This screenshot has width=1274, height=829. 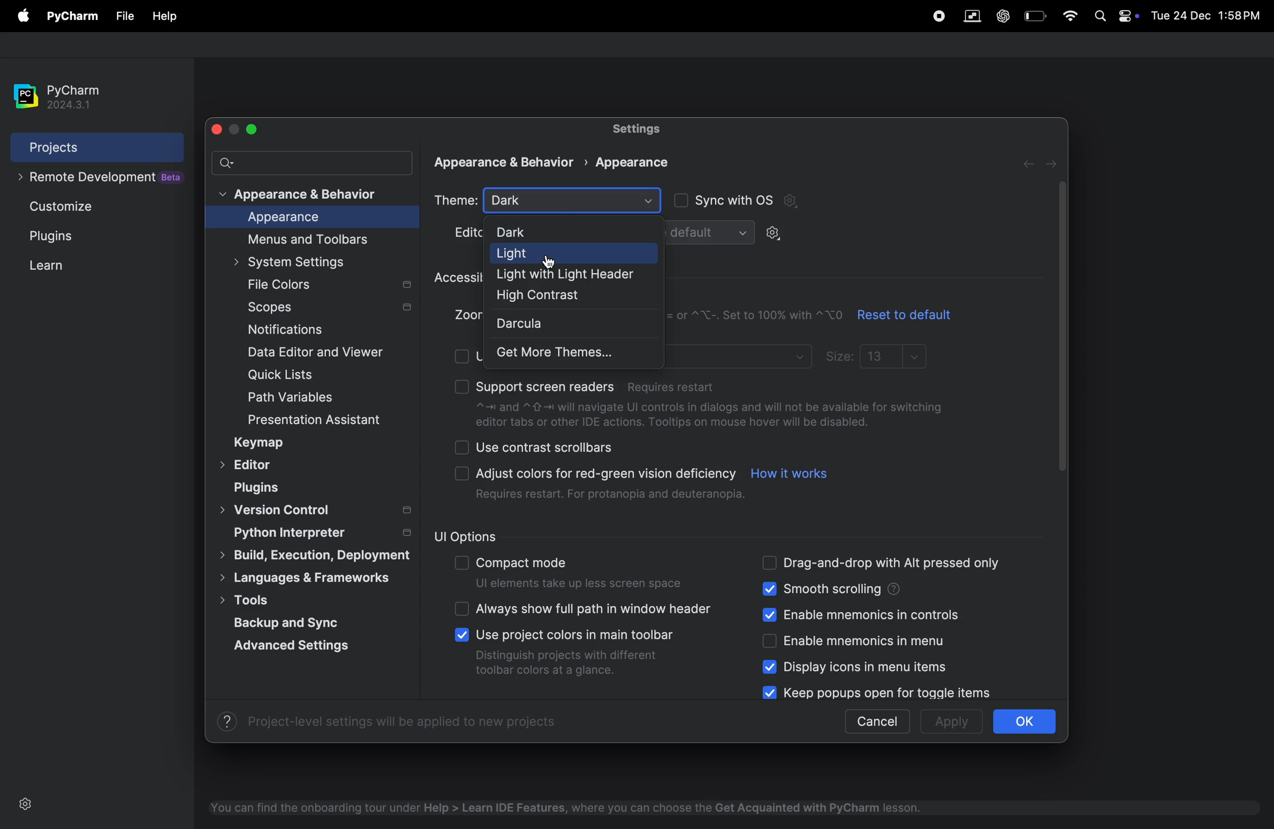 I want to click on support screen readers, so click(x=599, y=384).